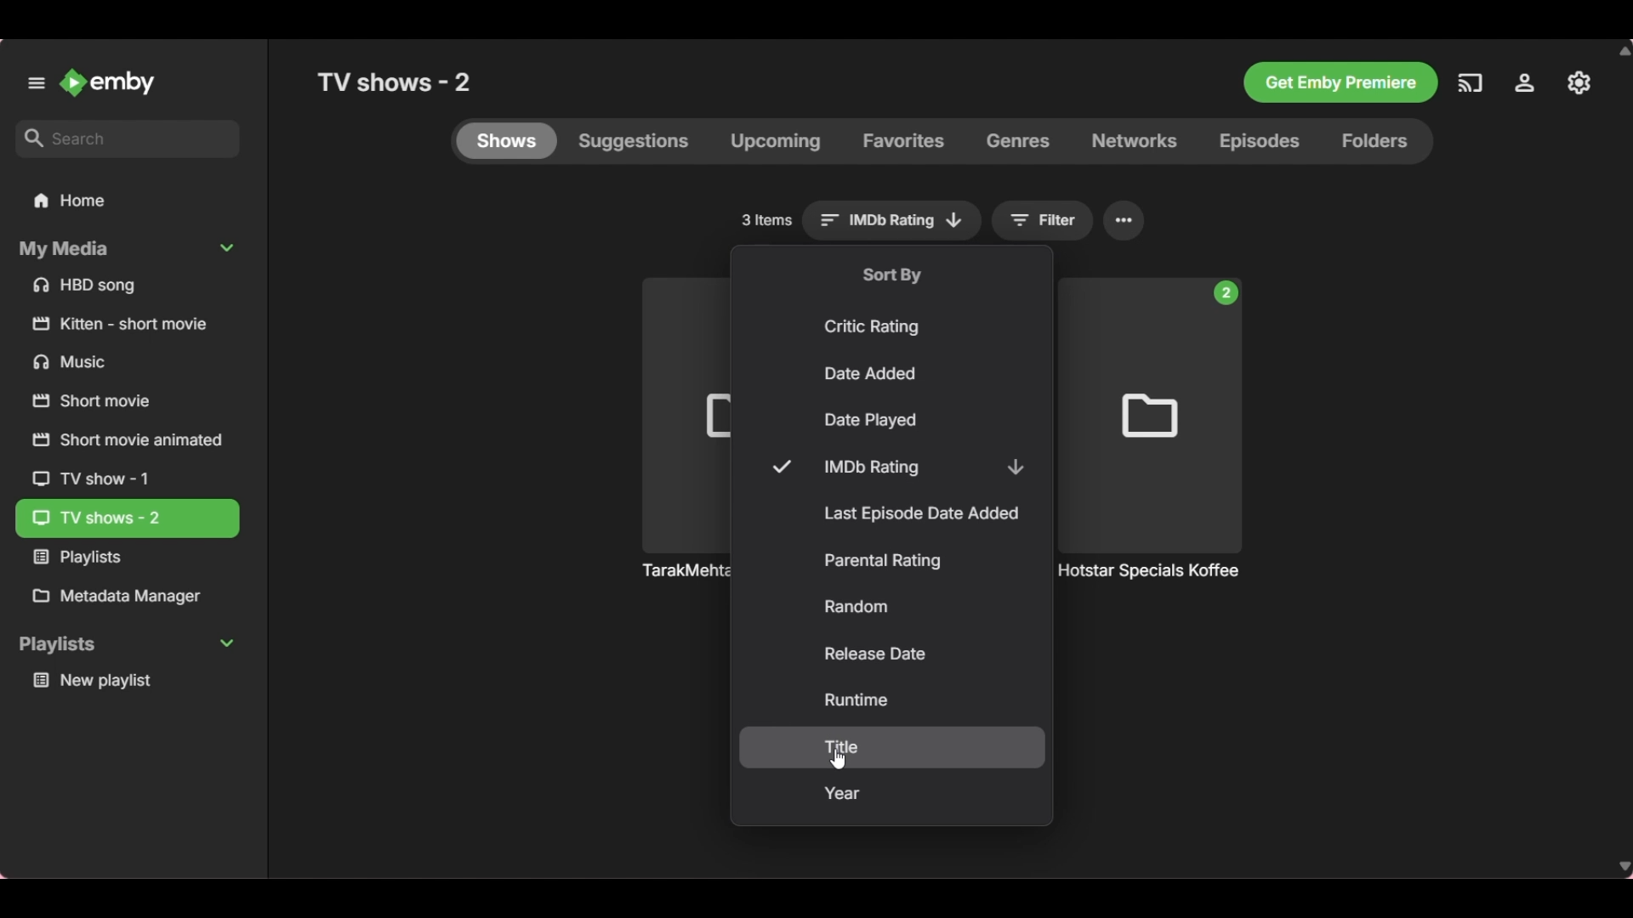  I want to click on TV shows sorted according to IMDb rating in ascending order, so click(1153, 580).